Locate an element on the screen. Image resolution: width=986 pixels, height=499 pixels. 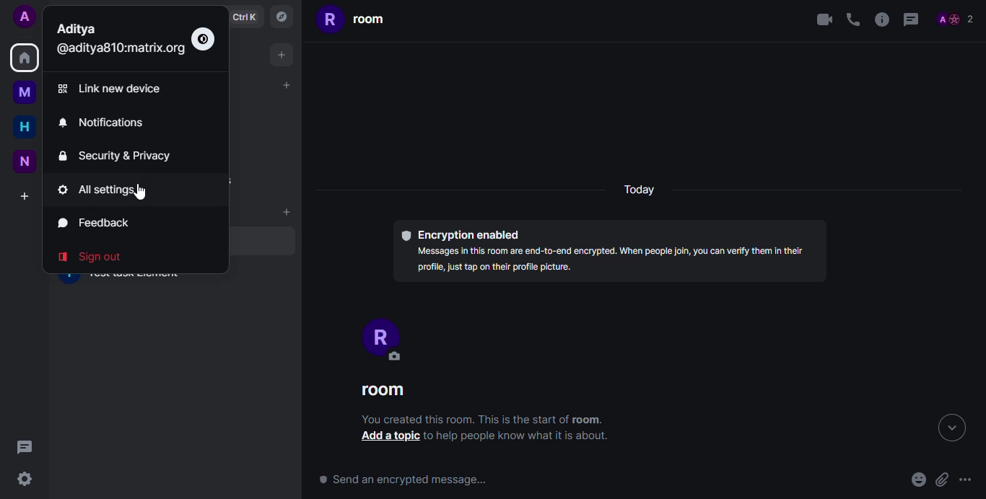
all settings is located at coordinates (103, 191).